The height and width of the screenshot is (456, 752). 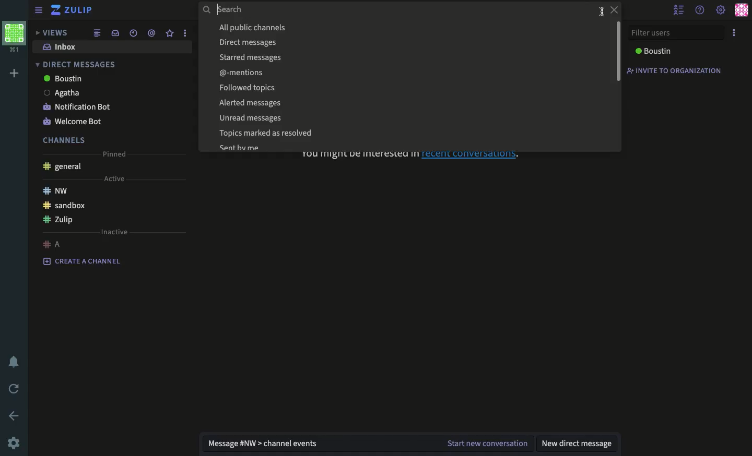 I want to click on star, so click(x=170, y=32).